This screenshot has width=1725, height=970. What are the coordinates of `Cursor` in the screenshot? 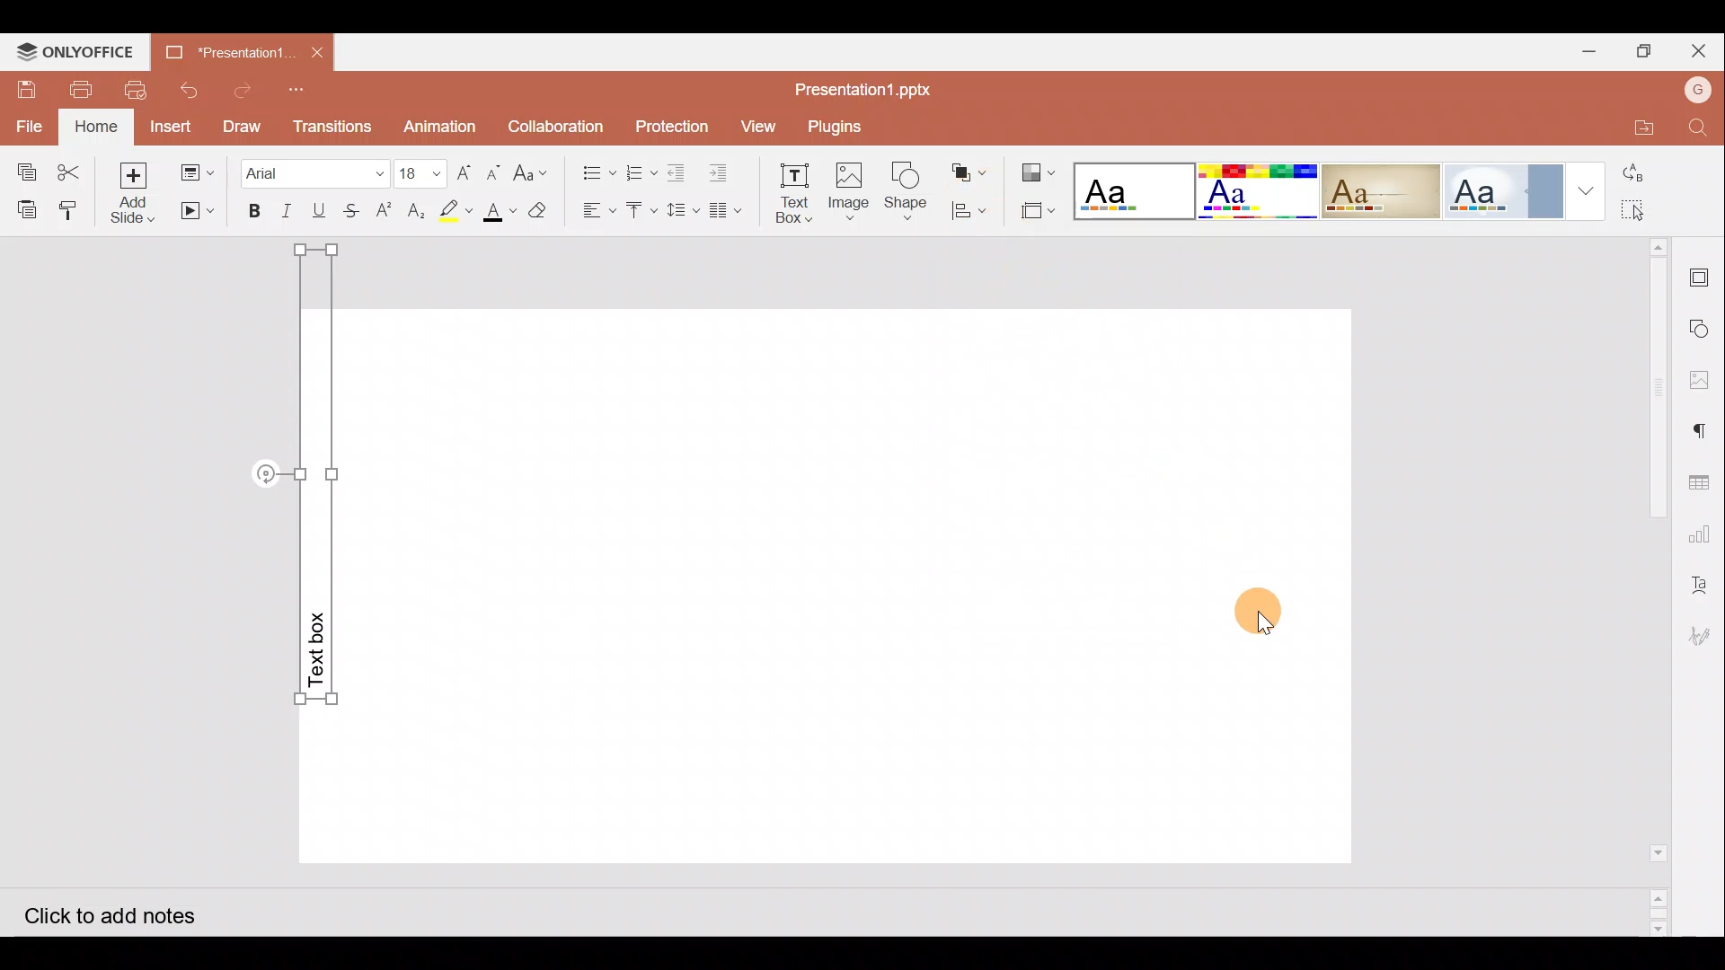 It's located at (1283, 612).